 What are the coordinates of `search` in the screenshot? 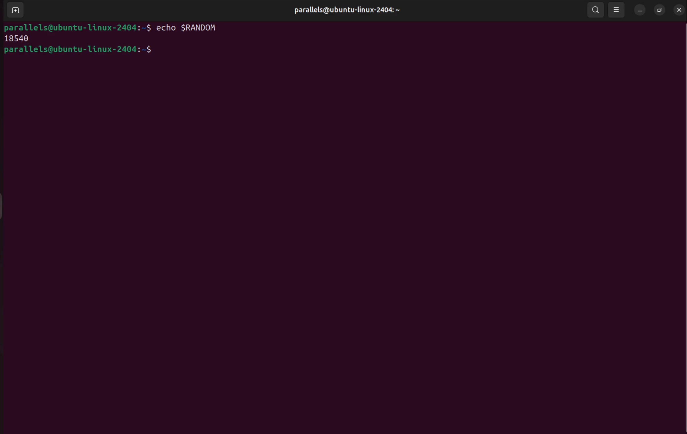 It's located at (595, 11).